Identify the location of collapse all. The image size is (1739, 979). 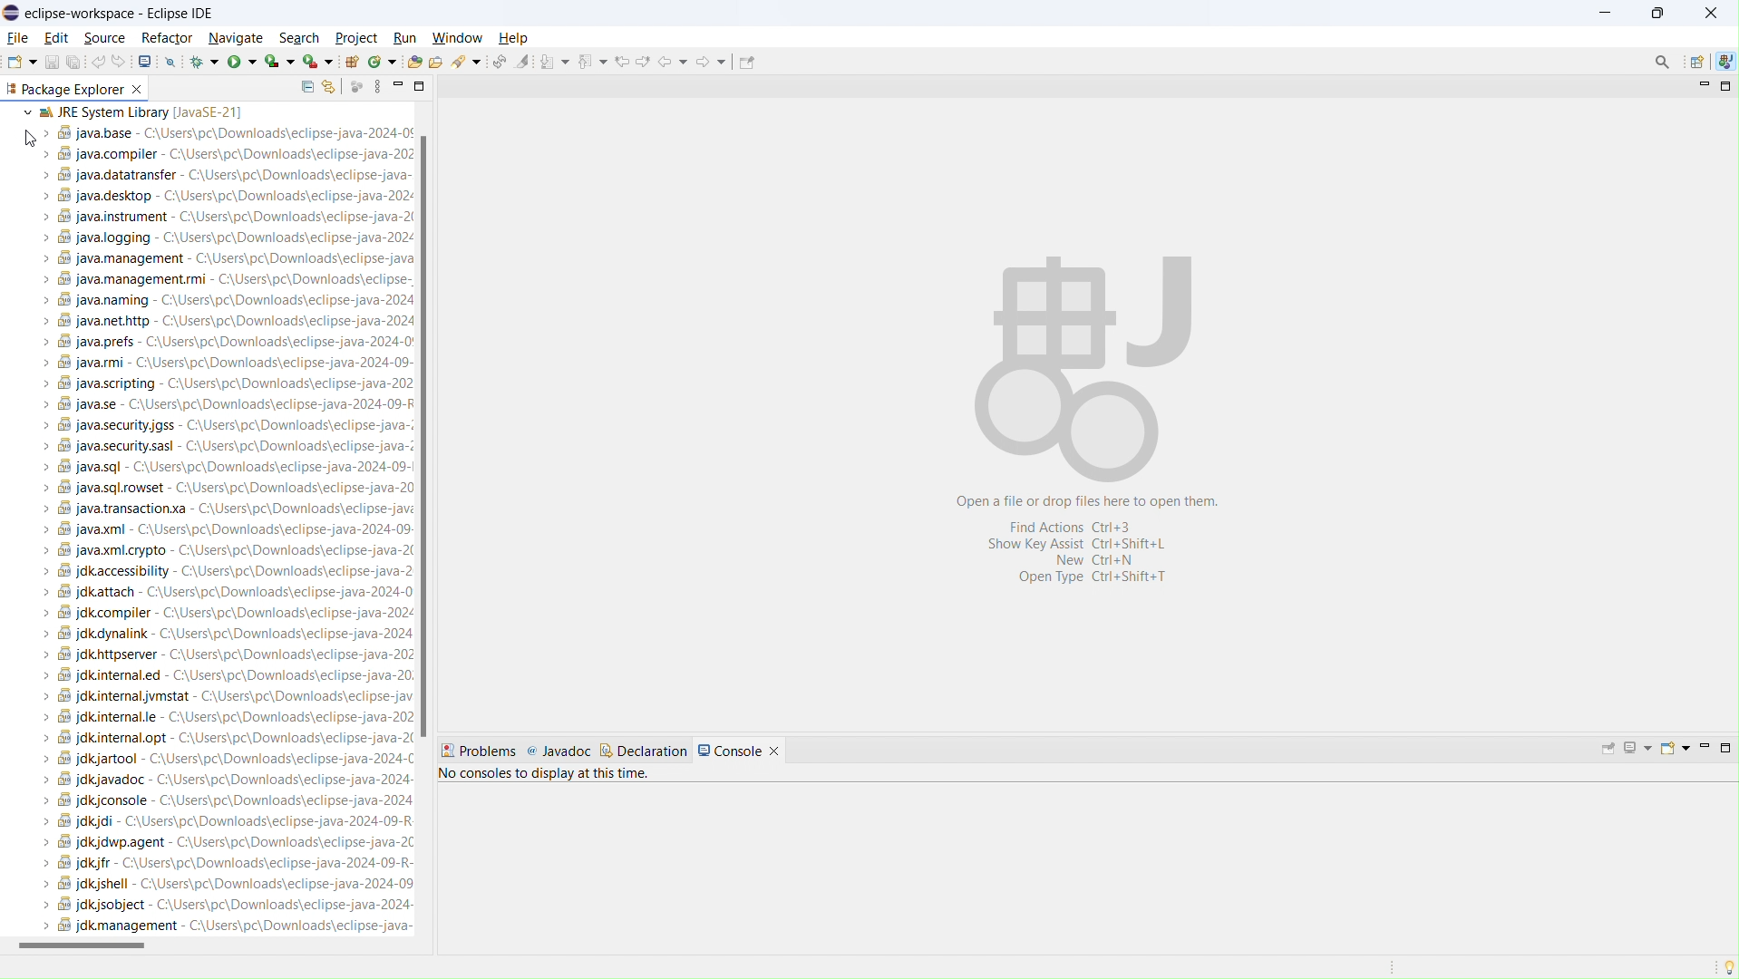
(307, 87).